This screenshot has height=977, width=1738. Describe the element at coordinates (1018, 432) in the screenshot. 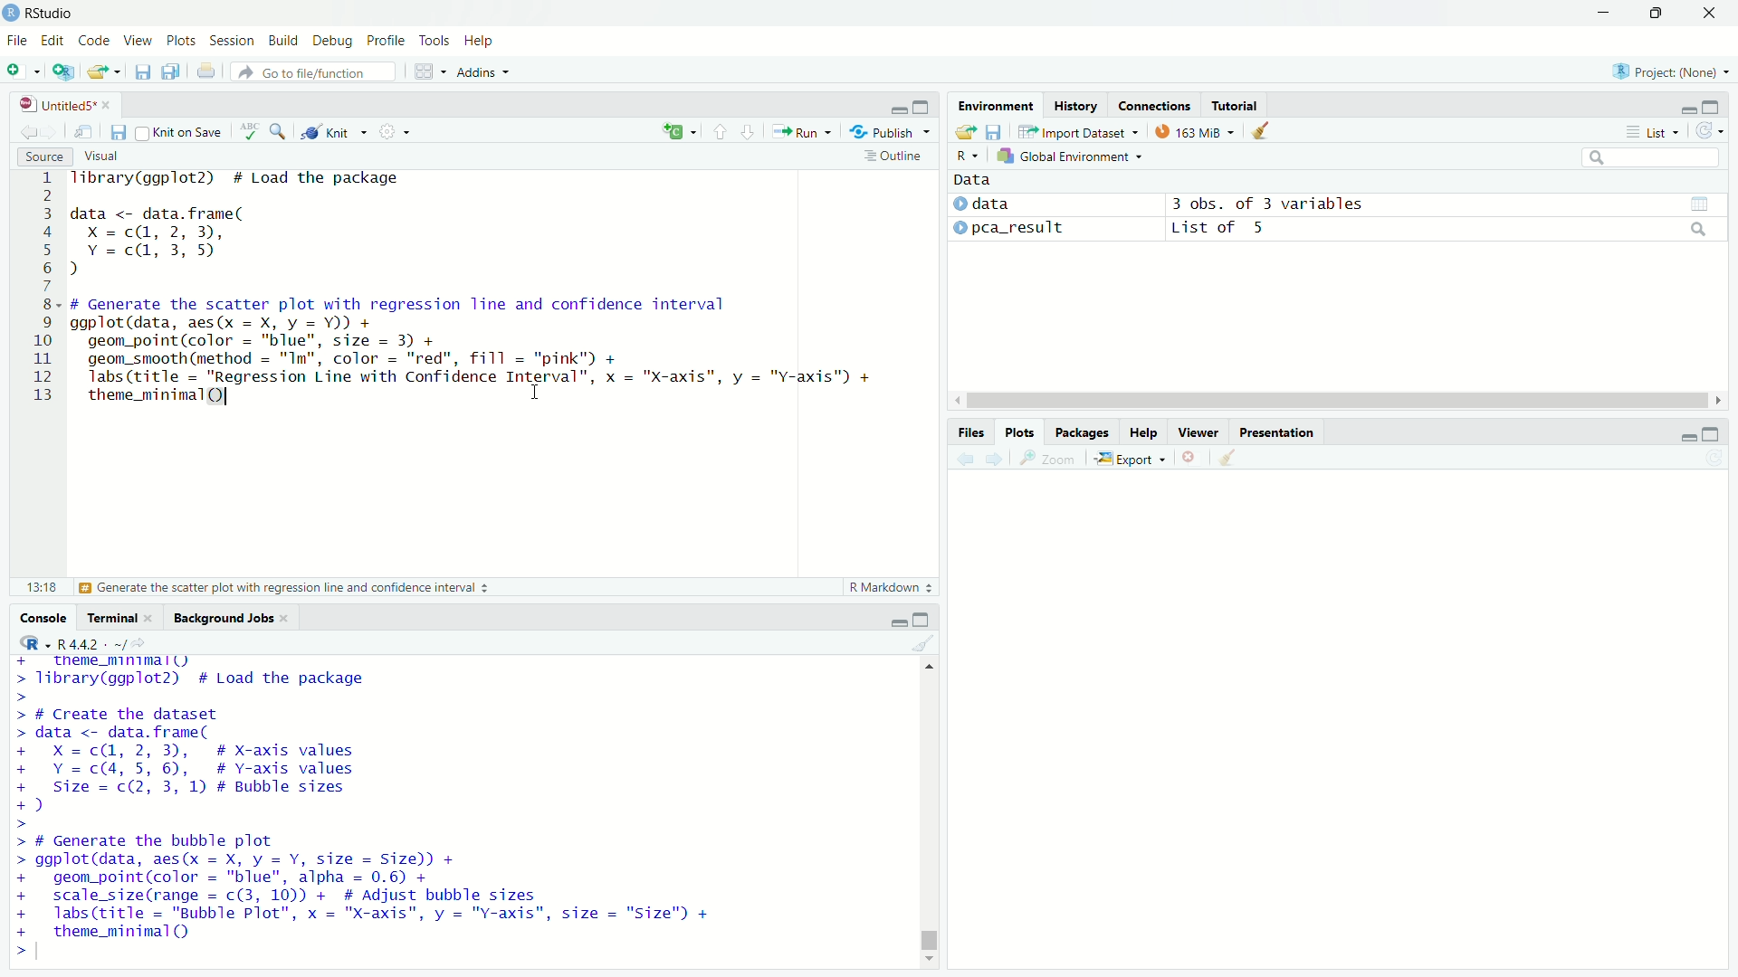

I see `Plots` at that location.